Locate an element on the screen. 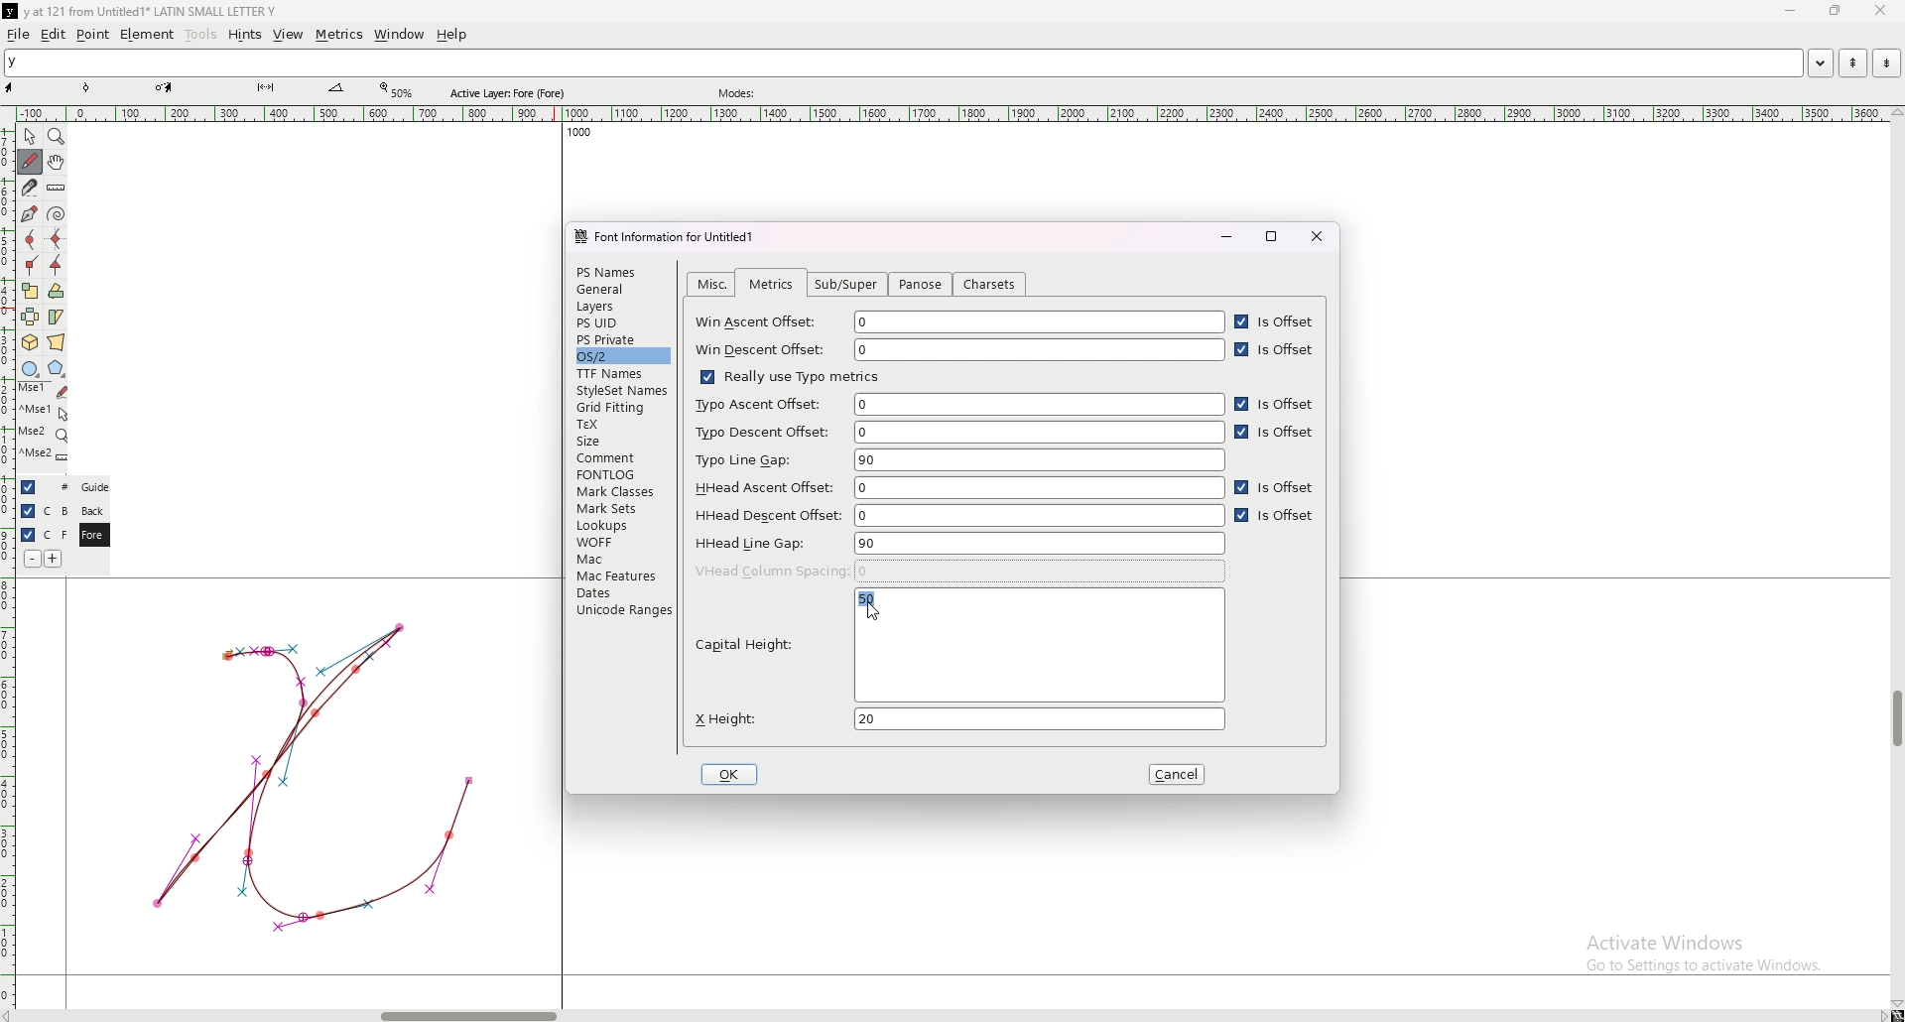 The image size is (1905, 1022). misc is located at coordinates (713, 284).